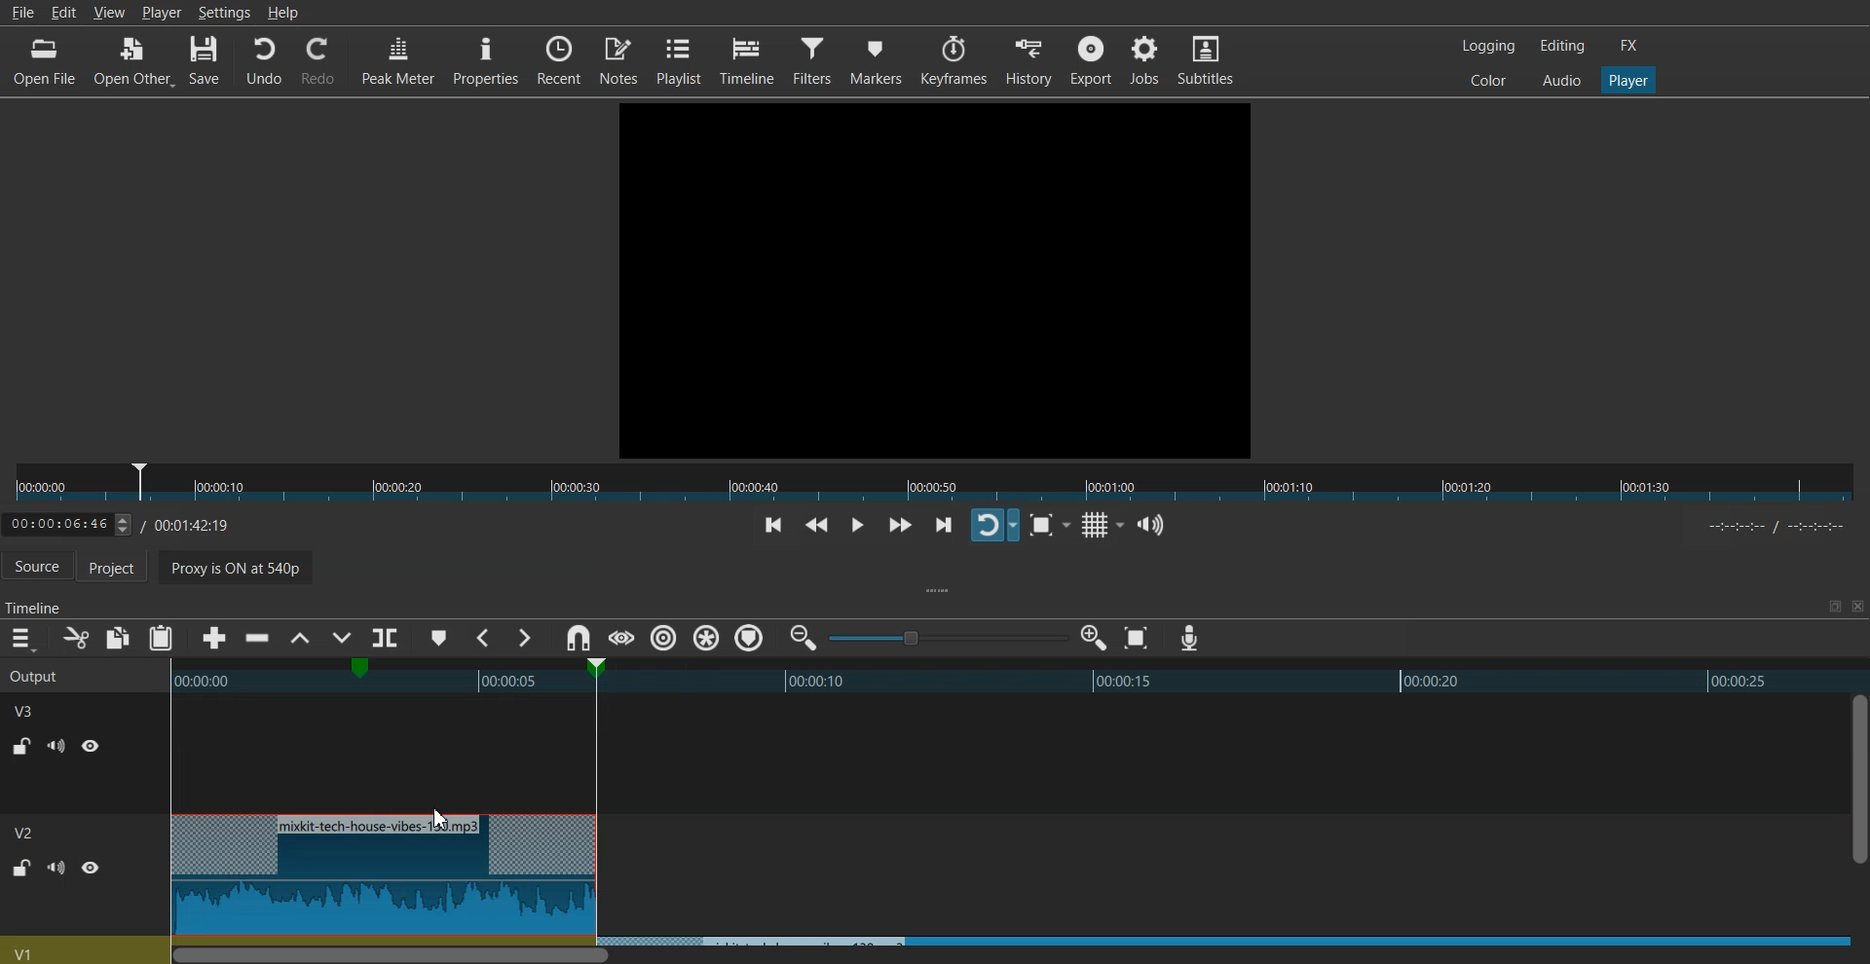 The image size is (1870, 964). I want to click on Colors, so click(1488, 79).